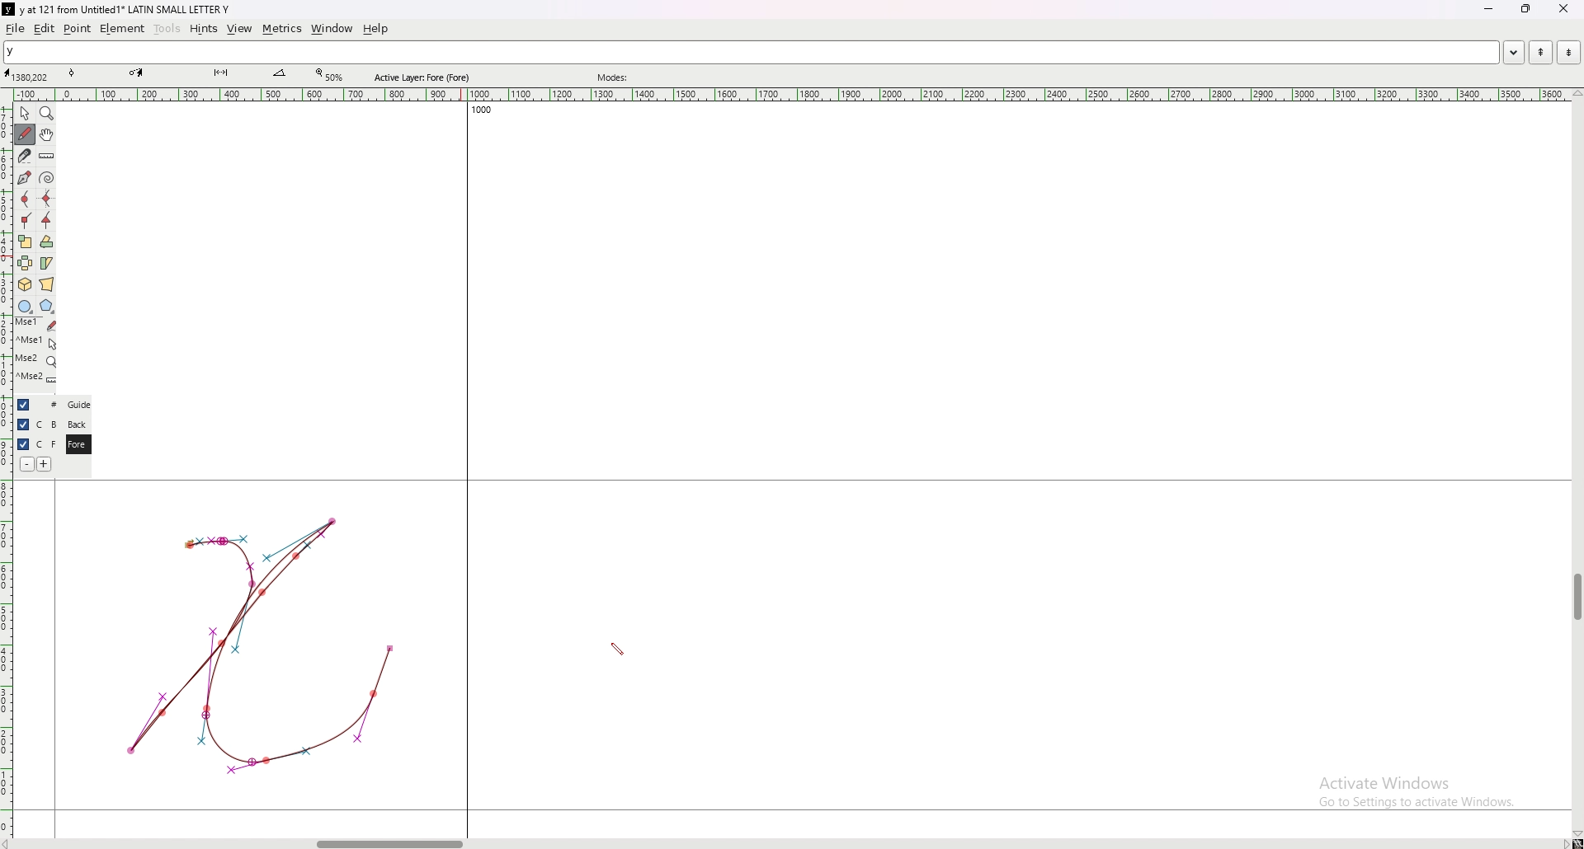  I want to click on circle or ellipse, so click(25, 306).